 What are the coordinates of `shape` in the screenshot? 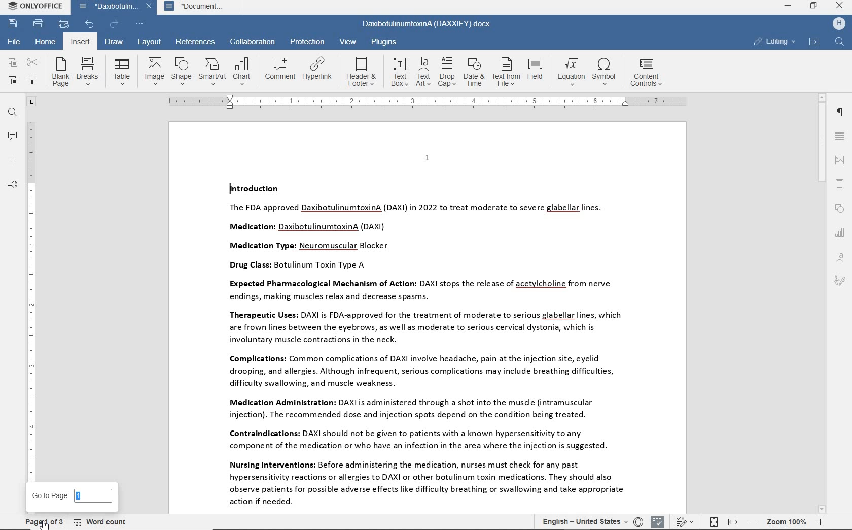 It's located at (840, 209).